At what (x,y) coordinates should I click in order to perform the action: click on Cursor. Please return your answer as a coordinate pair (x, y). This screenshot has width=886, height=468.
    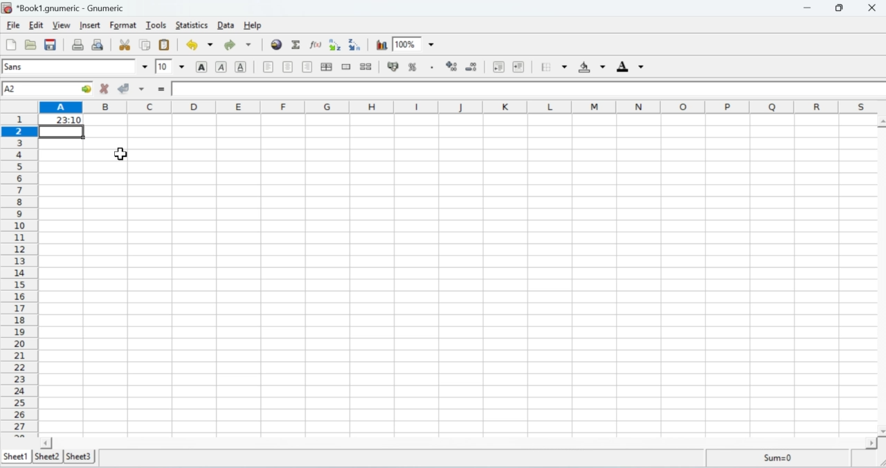
    Looking at the image, I should click on (123, 154).